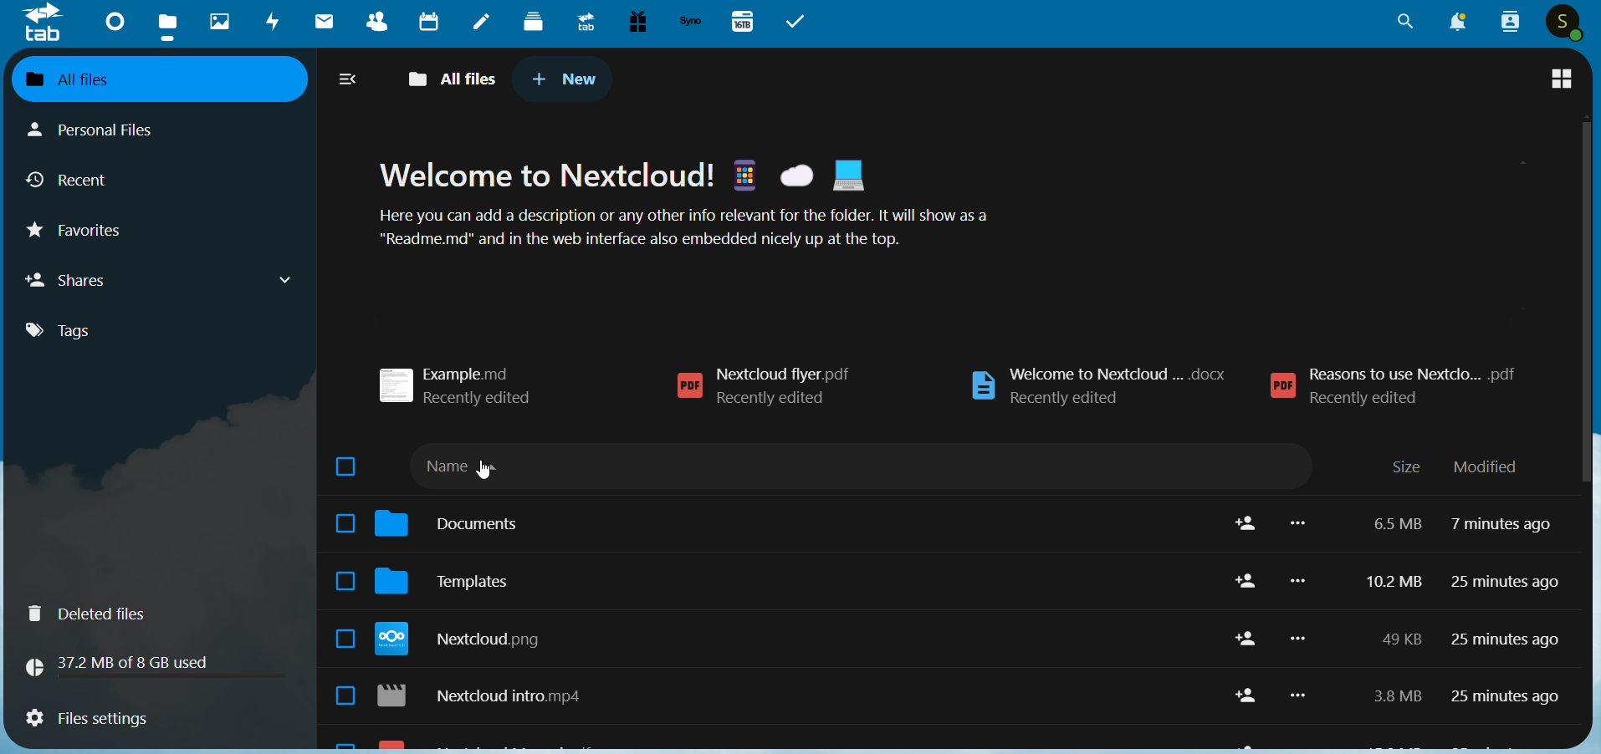  Describe the element at coordinates (684, 201) in the screenshot. I see `Welcome to Nextcloud! & &@ HB
Here you can add a description or any other info relevant for the folder. It will show as a
"Readme.md" and in the web interface also embedded nicely up at the top.` at that location.